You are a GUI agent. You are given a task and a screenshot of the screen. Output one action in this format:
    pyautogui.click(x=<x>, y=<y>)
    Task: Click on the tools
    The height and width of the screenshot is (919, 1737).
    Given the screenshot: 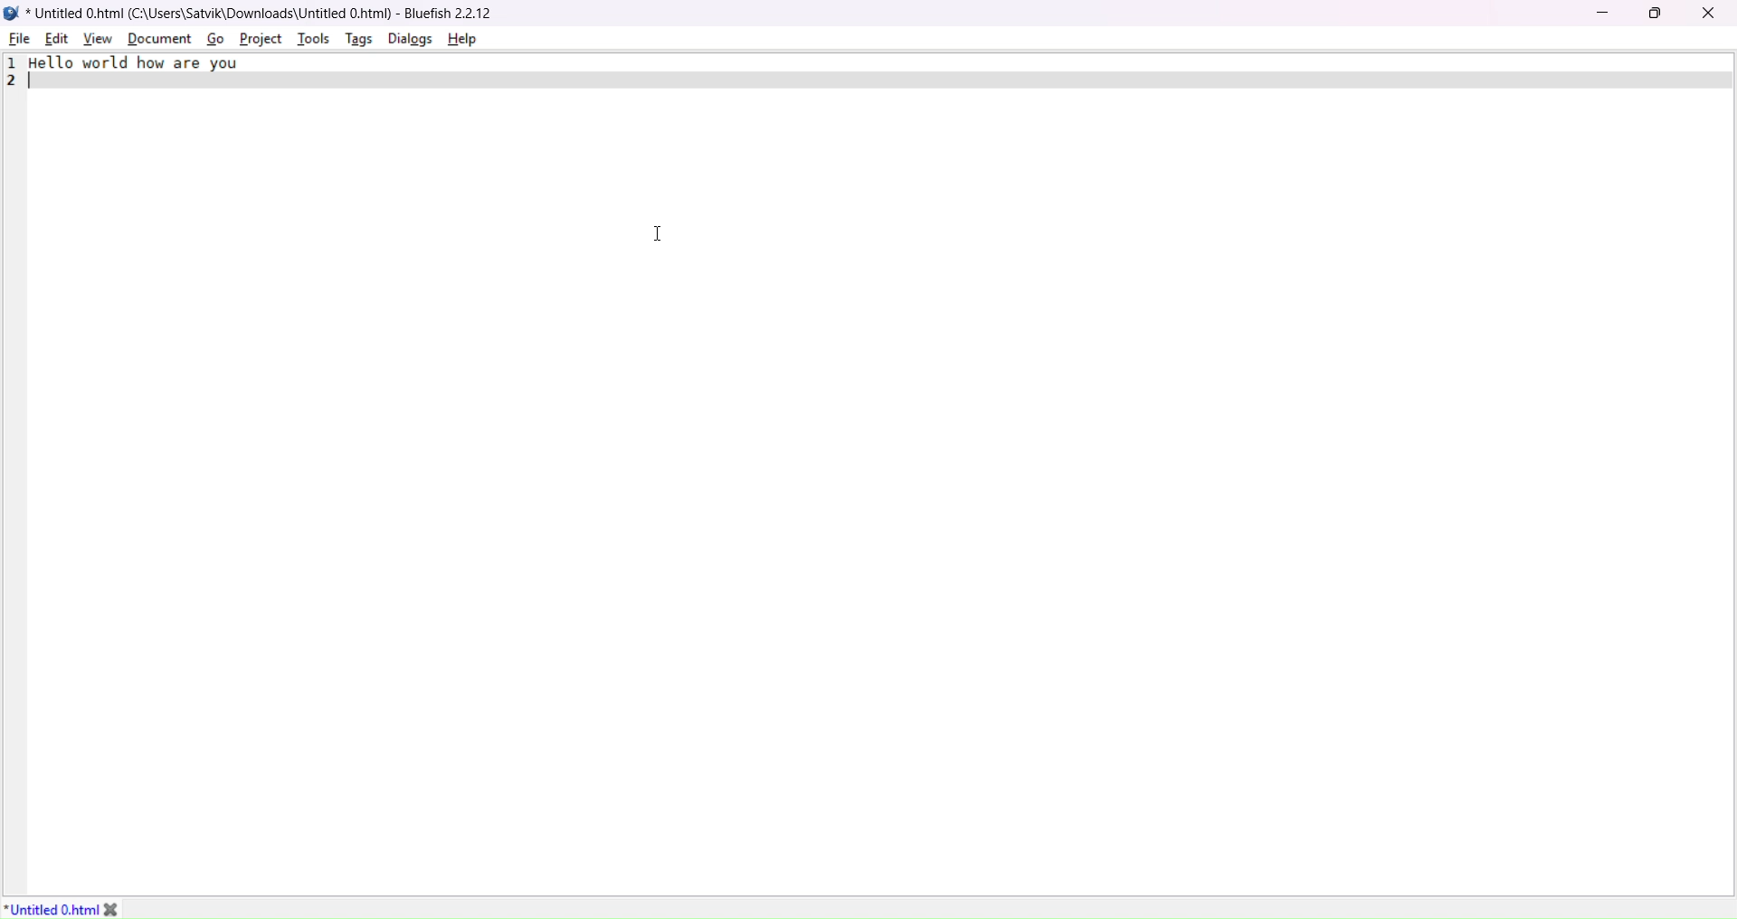 What is the action you would take?
    pyautogui.click(x=311, y=42)
    